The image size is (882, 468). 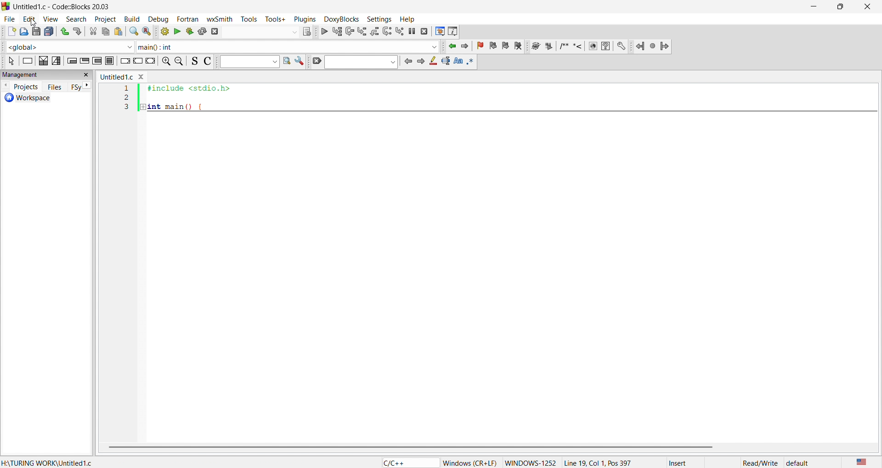 What do you see at coordinates (470, 463) in the screenshot?
I see `Windows (CR+LF)` at bounding box center [470, 463].